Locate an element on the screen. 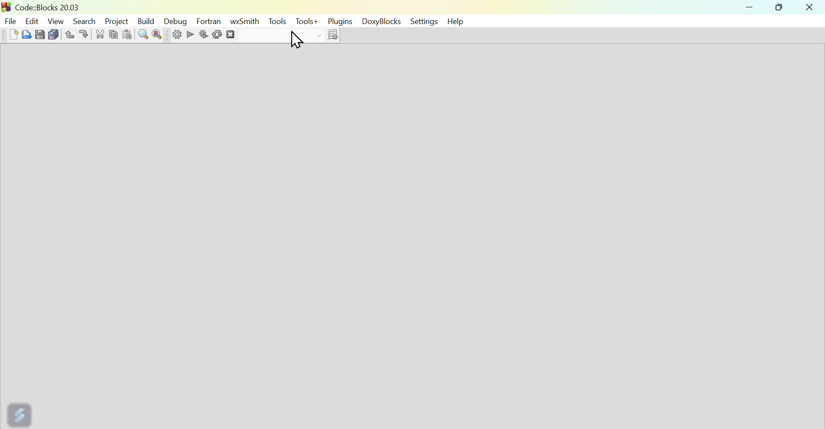 Image resolution: width=825 pixels, height=429 pixels.  is located at coordinates (144, 35).